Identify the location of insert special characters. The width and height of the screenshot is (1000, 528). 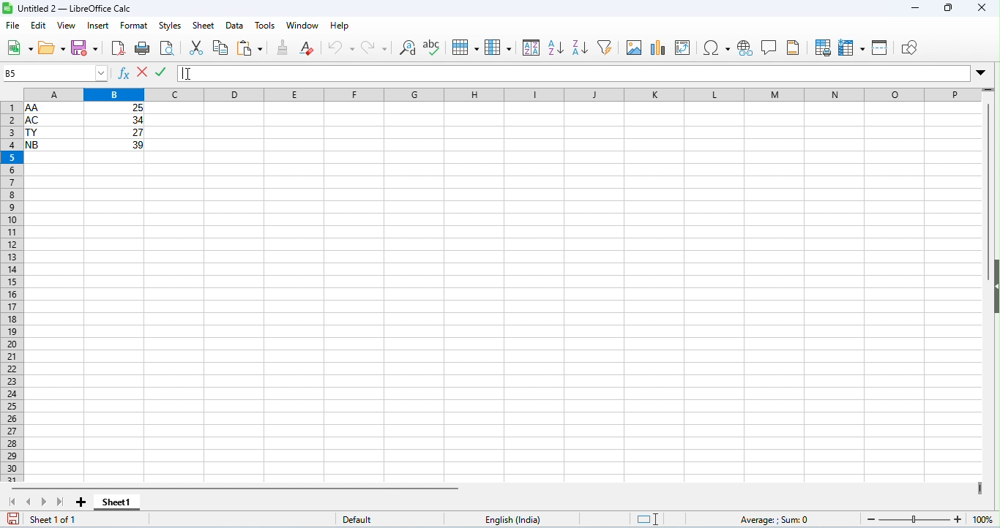
(716, 48).